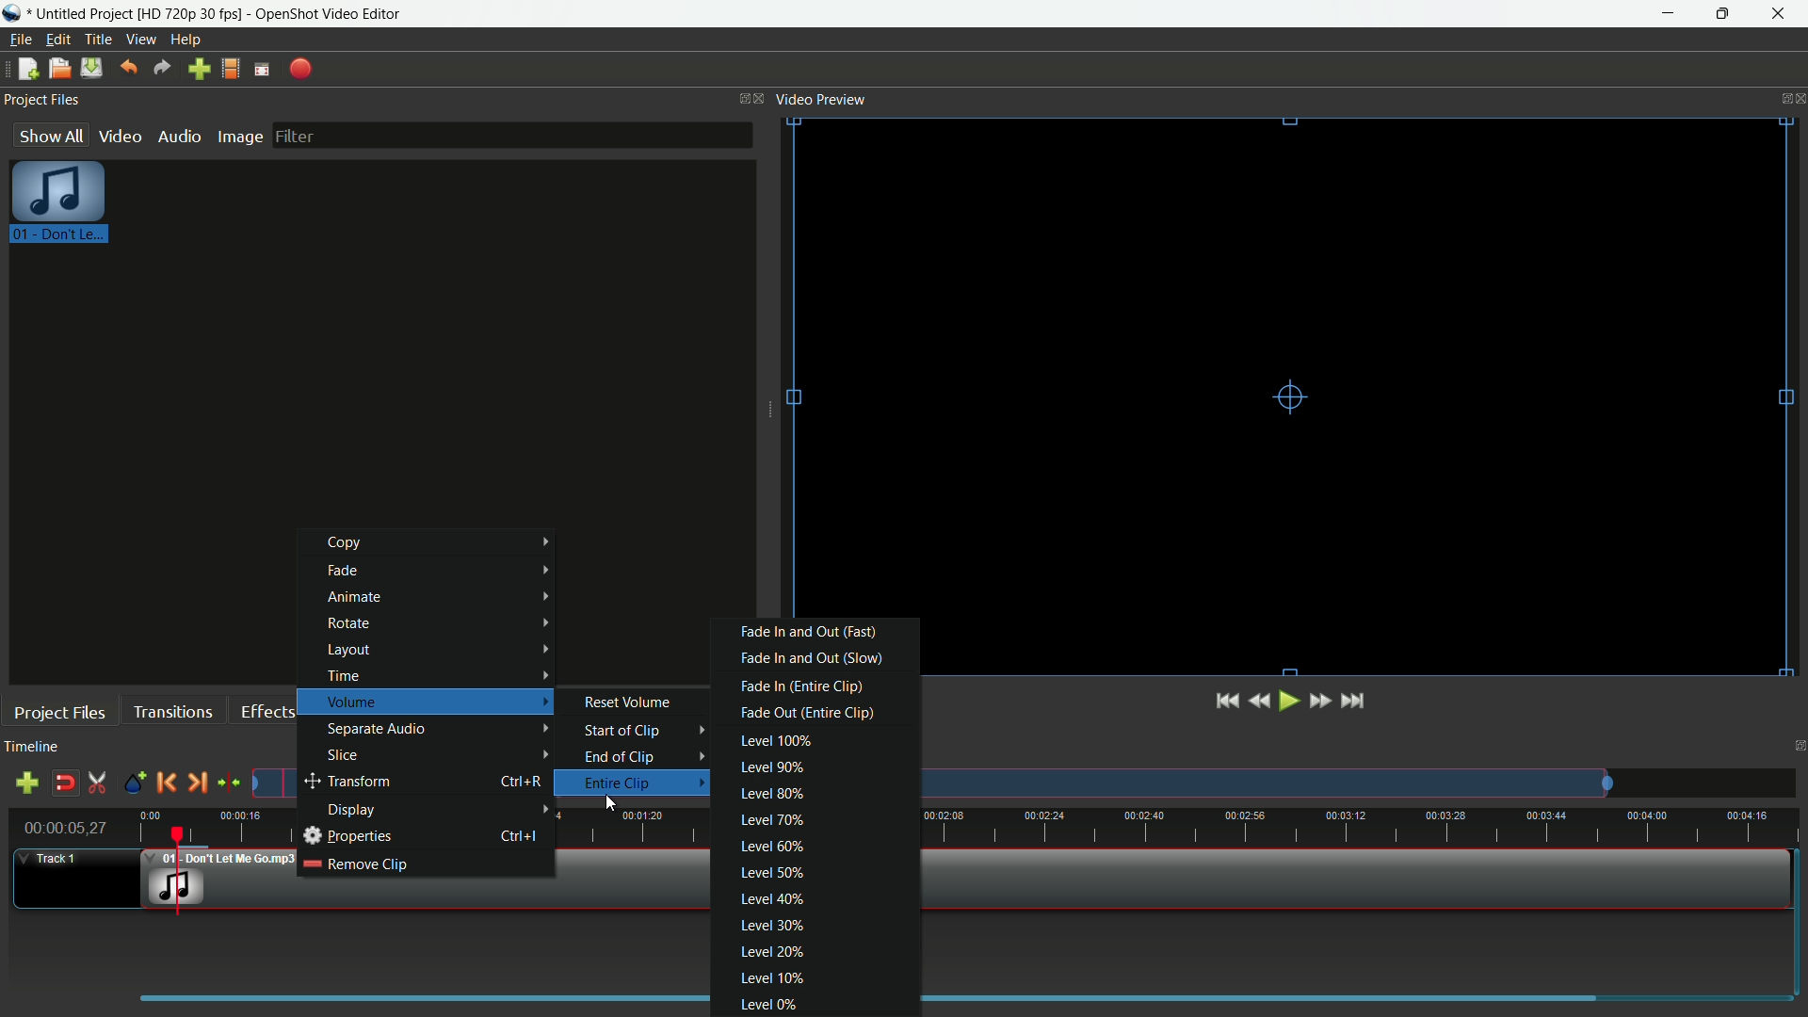 The height and width of the screenshot is (1017, 1808). I want to click on next marker, so click(196, 783).